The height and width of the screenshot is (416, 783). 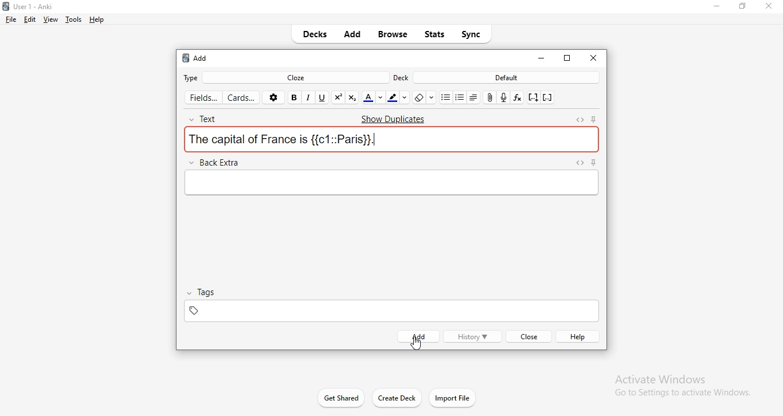 I want to click on text box, so click(x=389, y=184).